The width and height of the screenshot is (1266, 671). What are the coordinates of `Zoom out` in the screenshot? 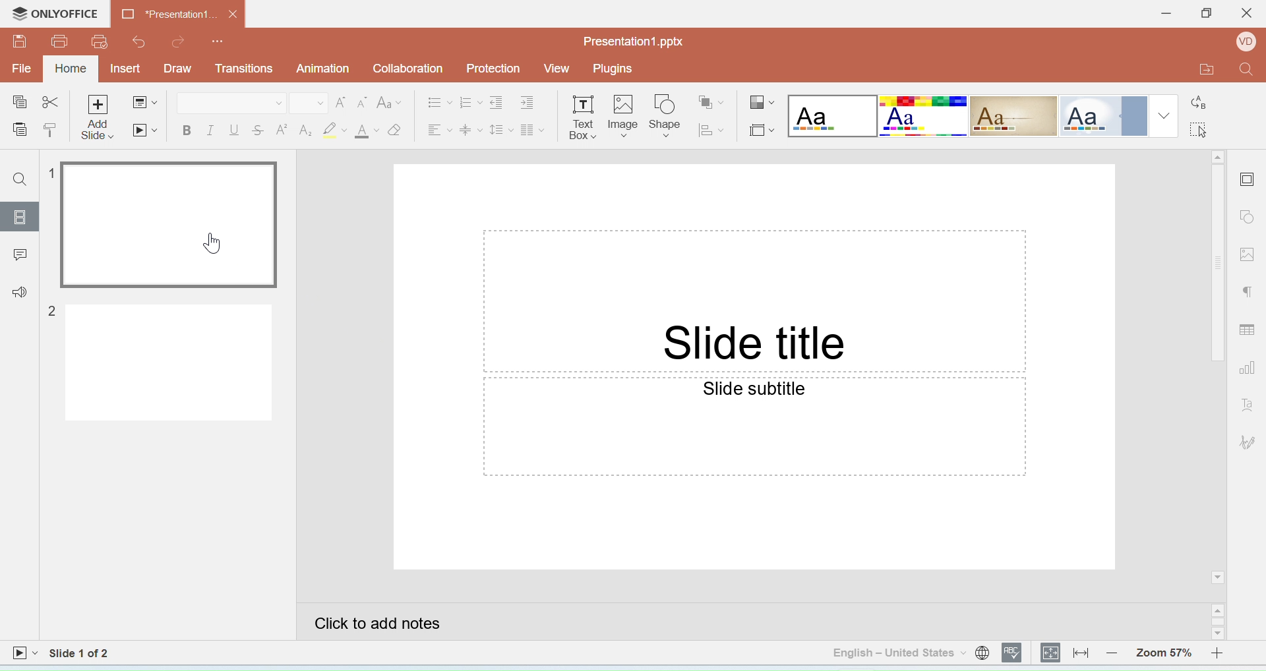 It's located at (1115, 652).